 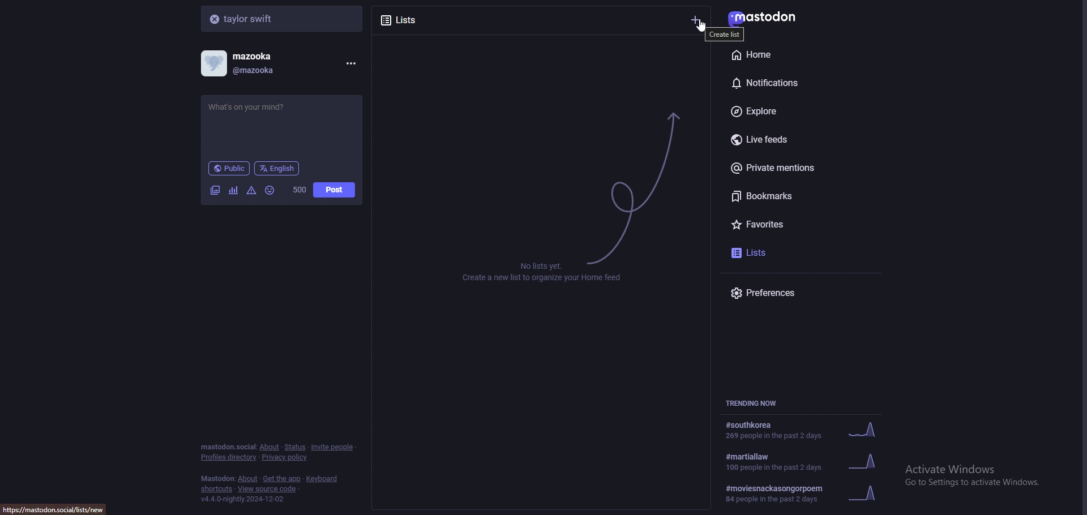 I want to click on about, so click(x=249, y=479).